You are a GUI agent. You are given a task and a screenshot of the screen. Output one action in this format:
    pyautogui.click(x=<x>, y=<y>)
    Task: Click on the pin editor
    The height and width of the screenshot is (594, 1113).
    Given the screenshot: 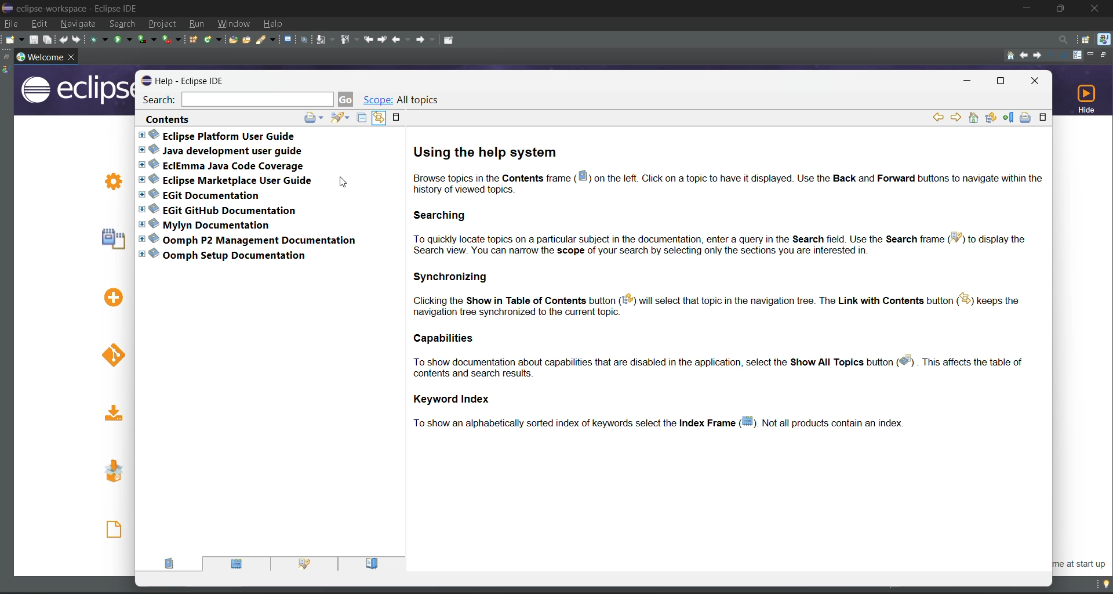 What is the action you would take?
    pyautogui.click(x=448, y=40)
    